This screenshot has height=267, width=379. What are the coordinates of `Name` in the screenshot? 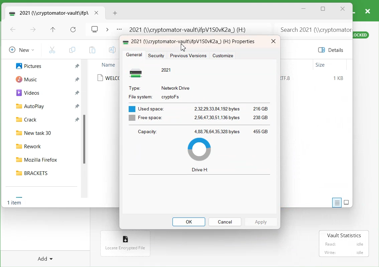 It's located at (108, 65).